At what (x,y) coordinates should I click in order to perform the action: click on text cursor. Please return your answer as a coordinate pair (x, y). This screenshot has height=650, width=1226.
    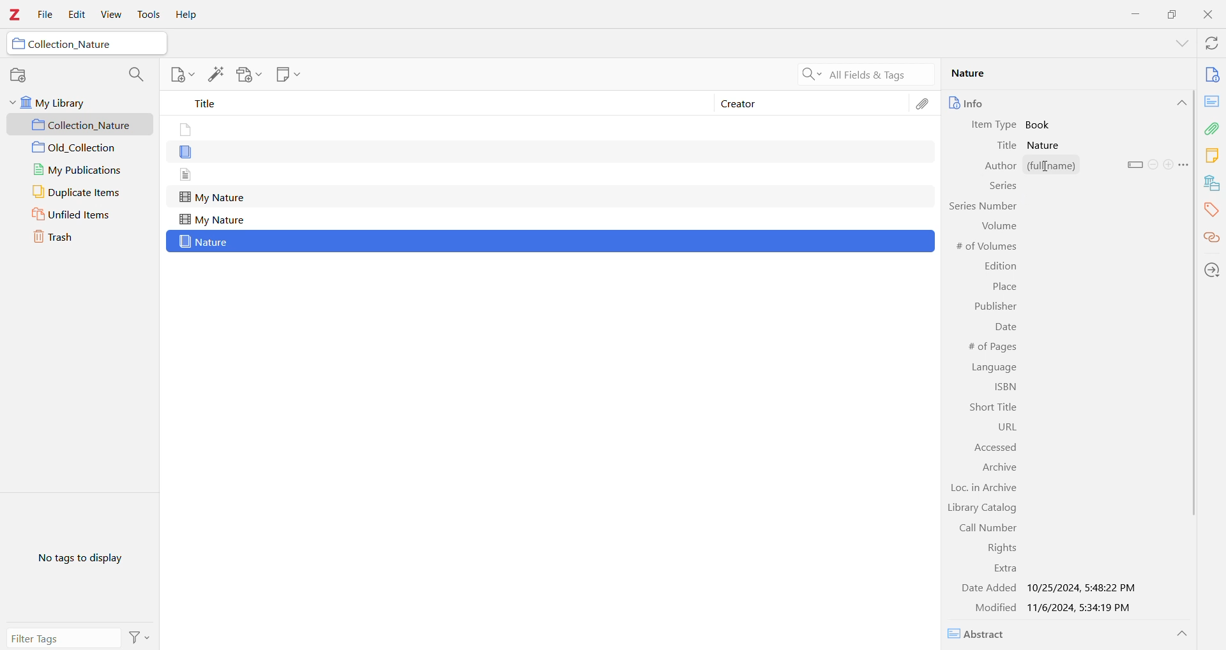
    Looking at the image, I should click on (1048, 167).